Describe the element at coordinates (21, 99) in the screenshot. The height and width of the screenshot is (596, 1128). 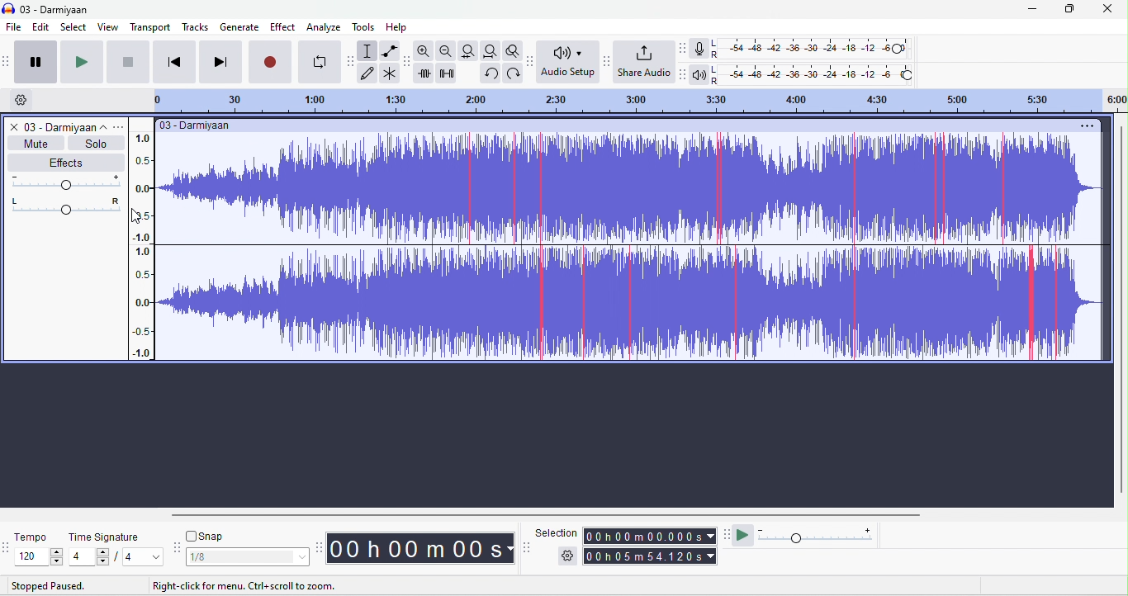
I see `timeline options` at that location.